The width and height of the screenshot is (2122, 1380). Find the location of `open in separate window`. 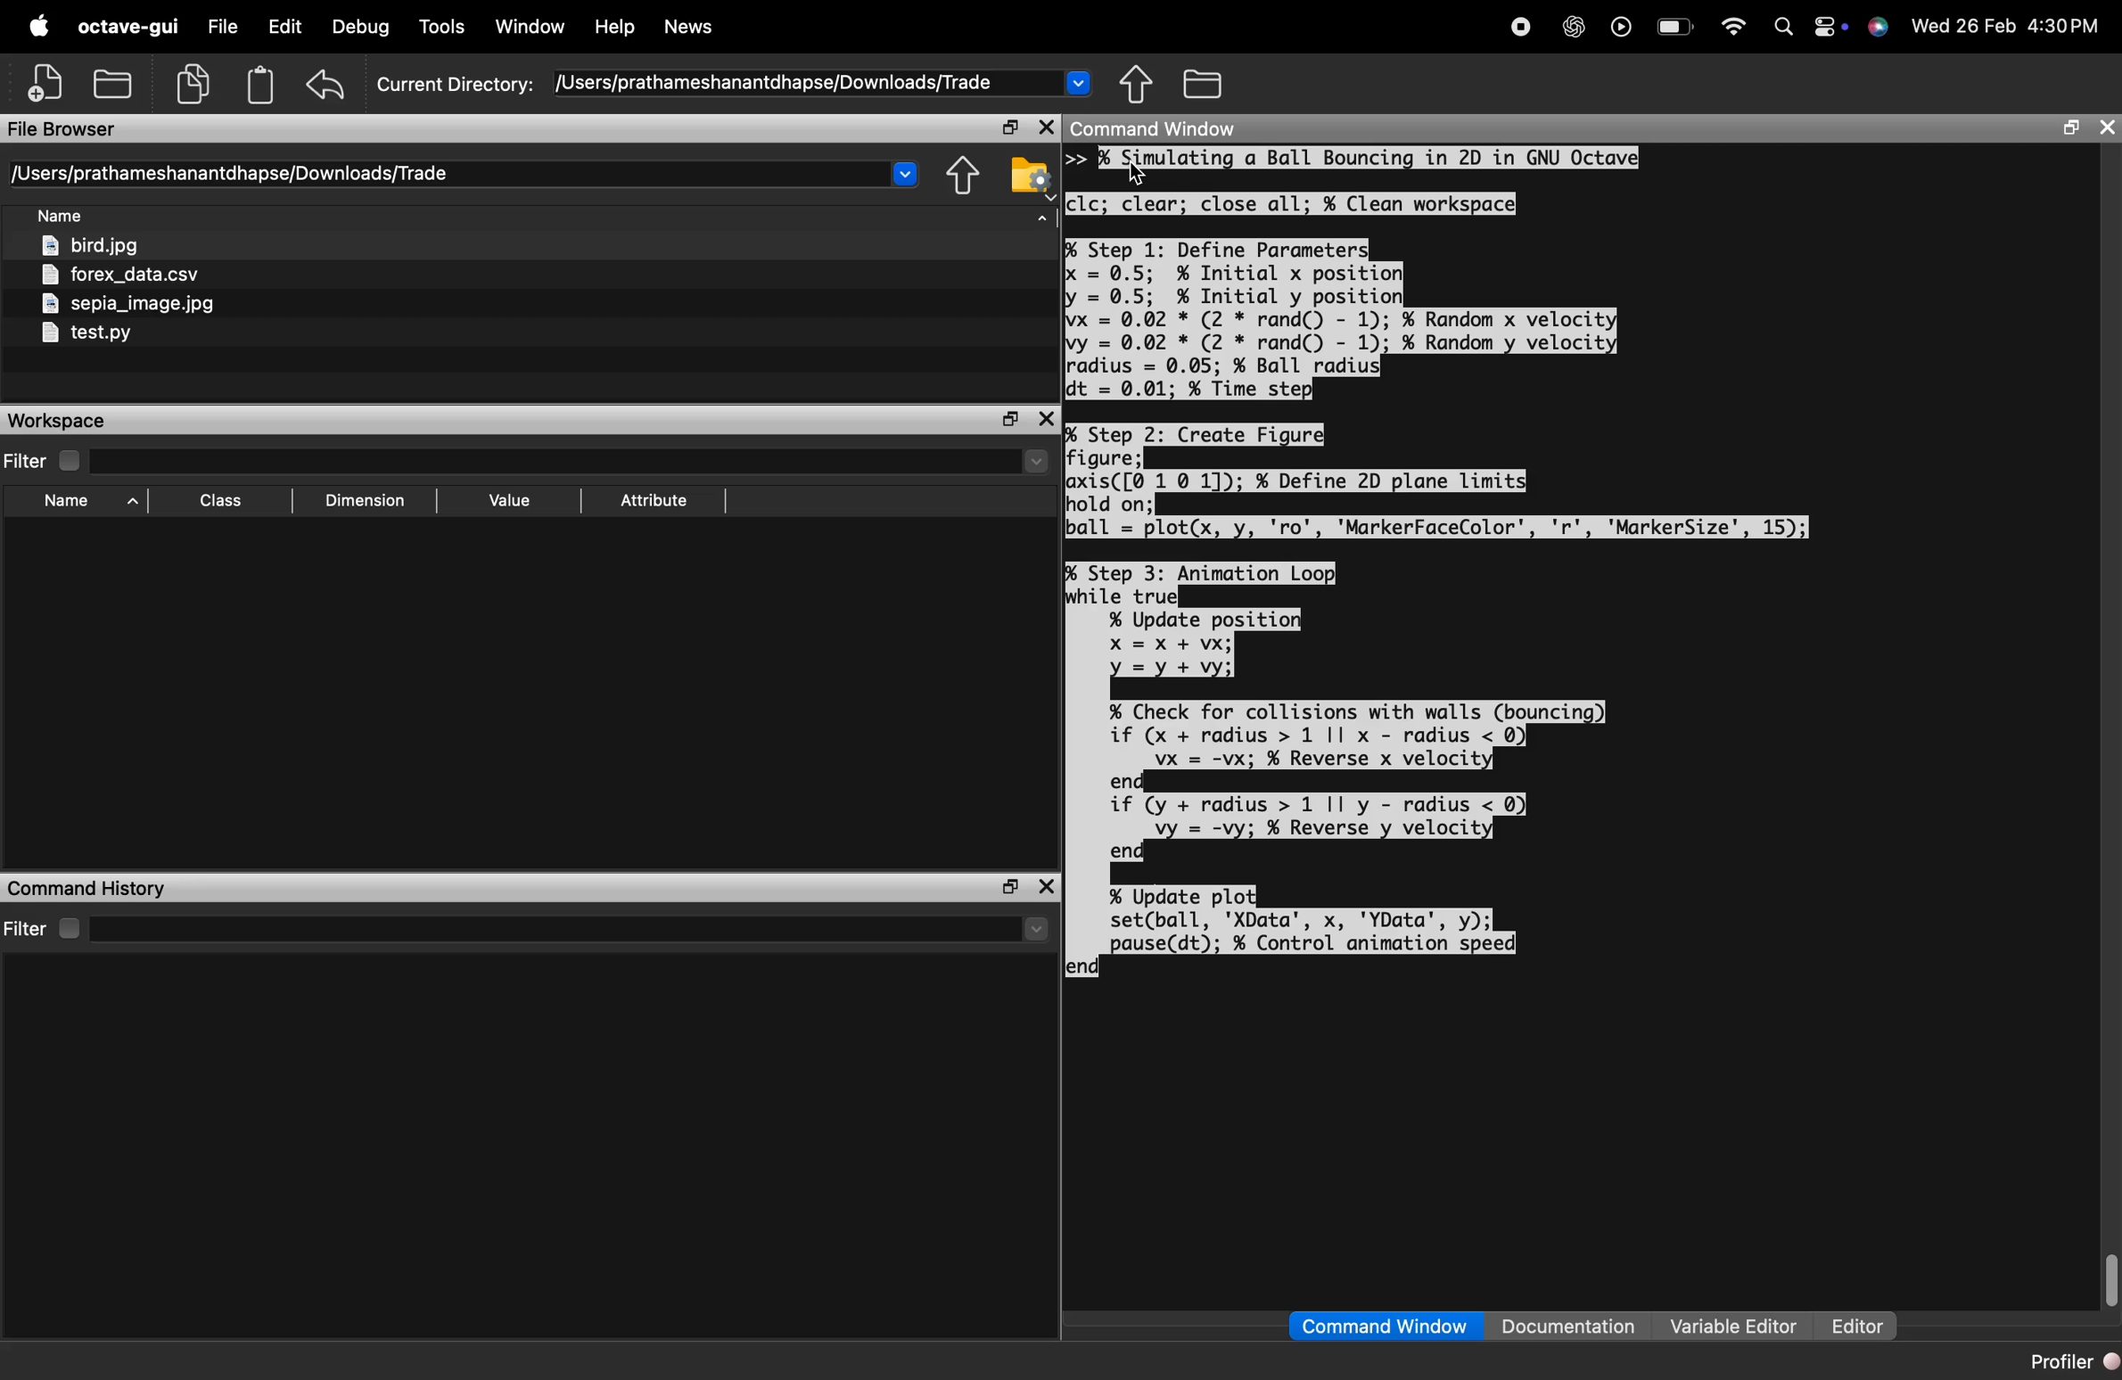

open in separate window is located at coordinates (1011, 418).